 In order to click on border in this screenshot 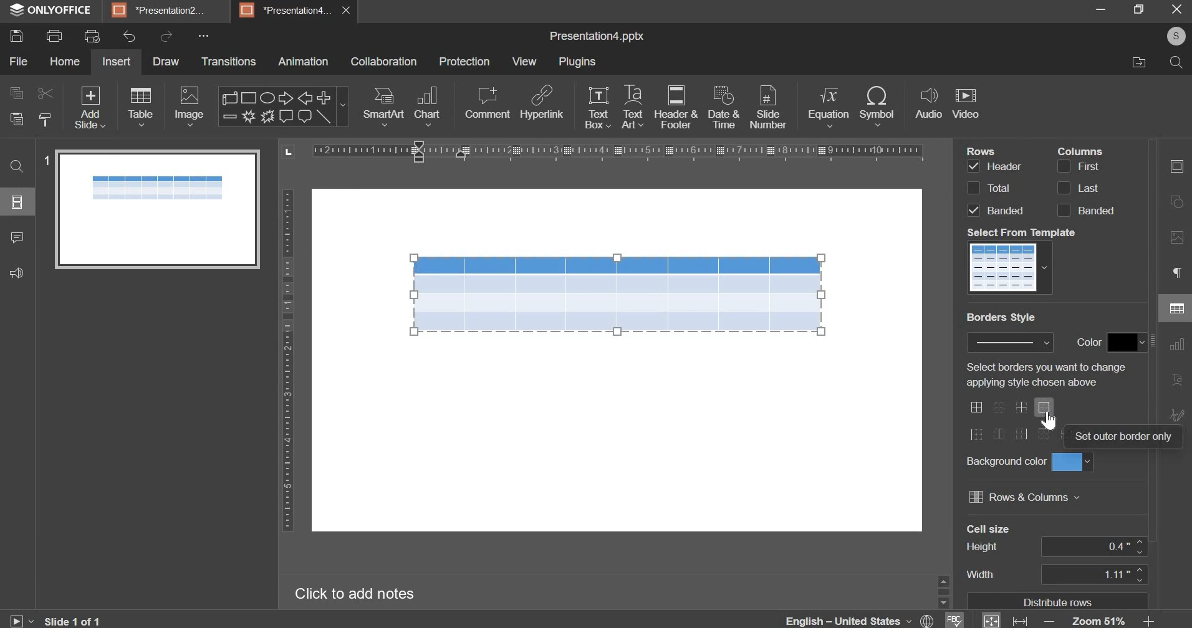, I will do `click(976, 406)`.